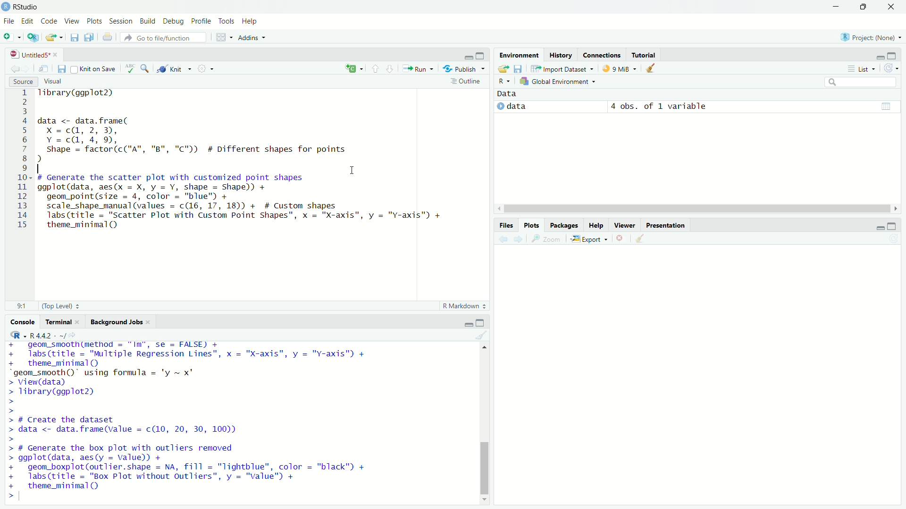  What do you see at coordinates (147, 21) in the screenshot?
I see `Build` at bounding box center [147, 21].